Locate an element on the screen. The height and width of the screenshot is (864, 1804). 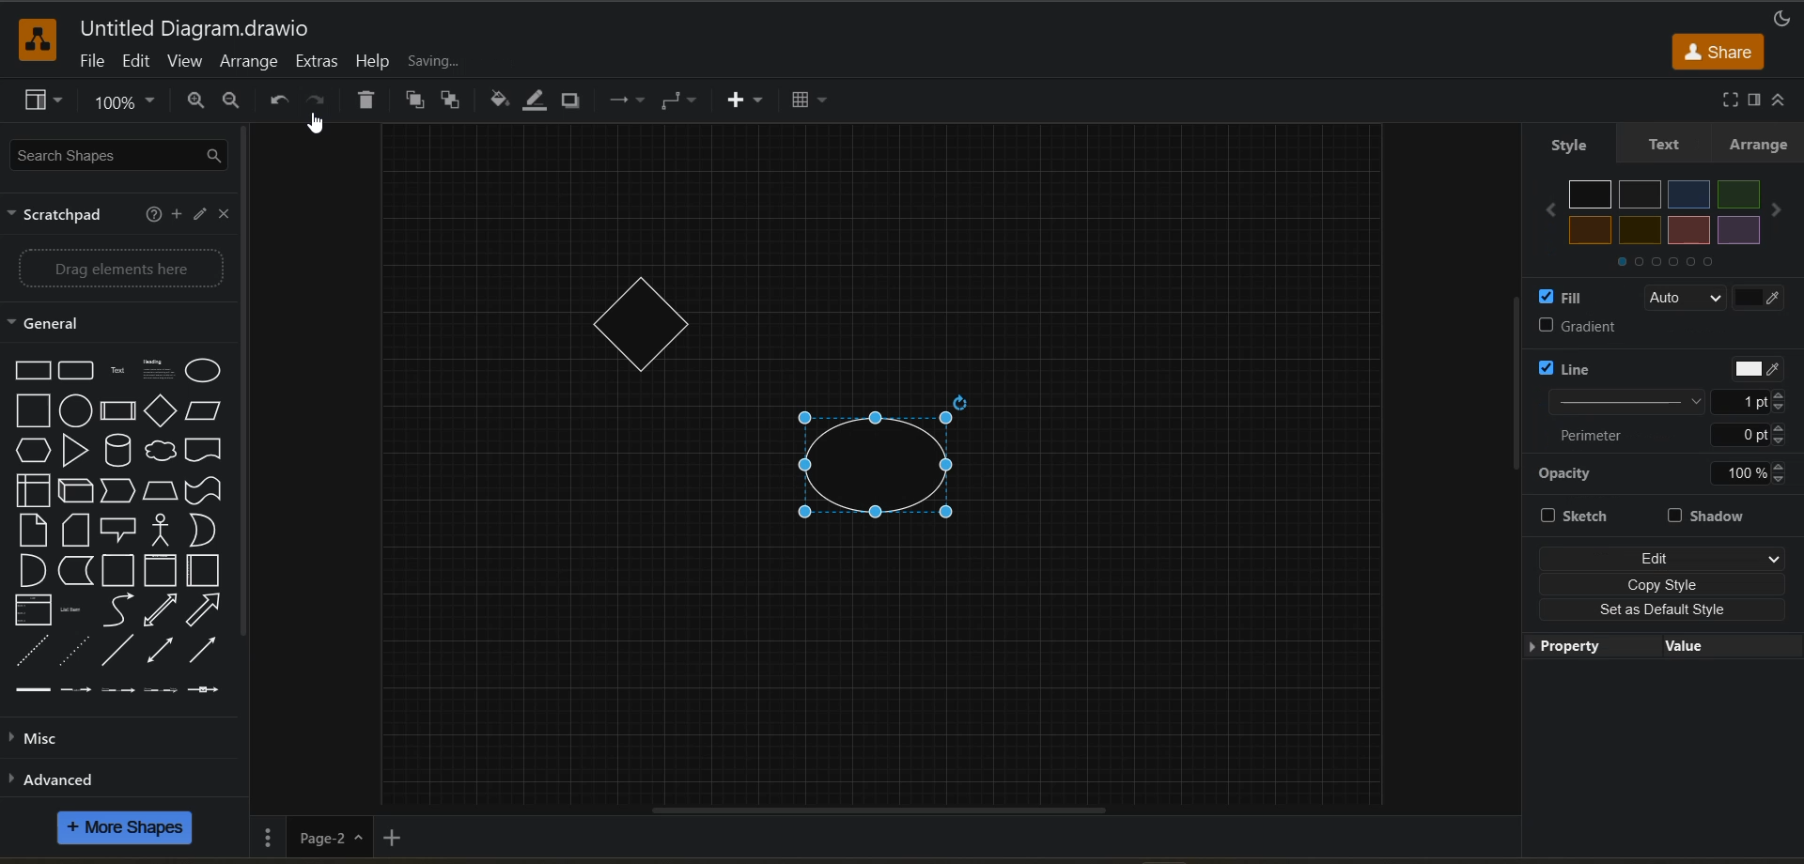
to back is located at coordinates (452, 99).